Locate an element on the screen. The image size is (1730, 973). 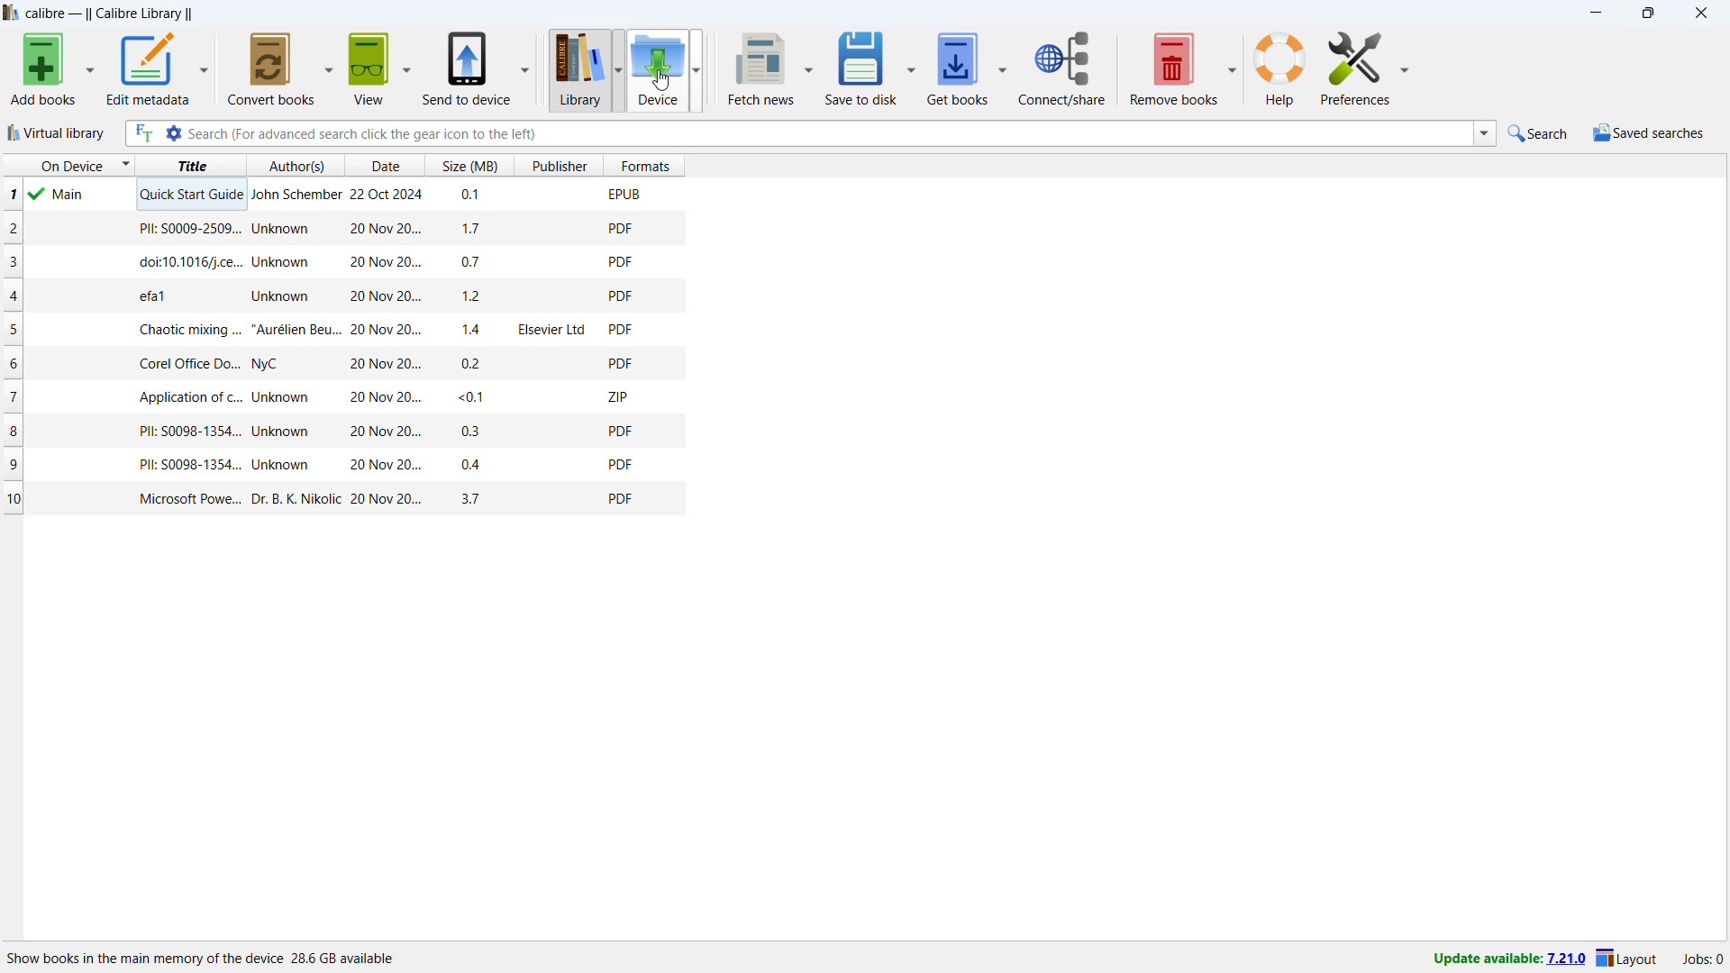
connect/share is located at coordinates (1062, 68).